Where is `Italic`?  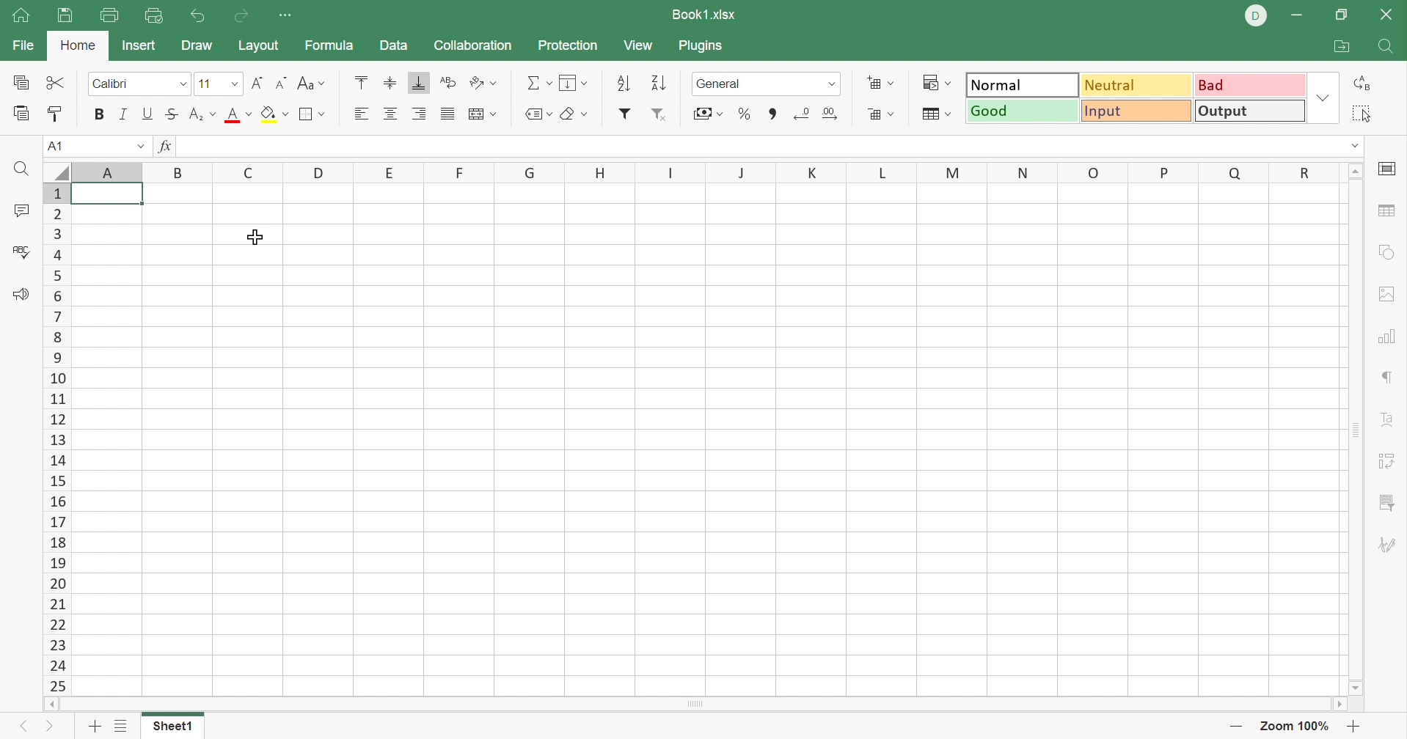
Italic is located at coordinates (123, 112).